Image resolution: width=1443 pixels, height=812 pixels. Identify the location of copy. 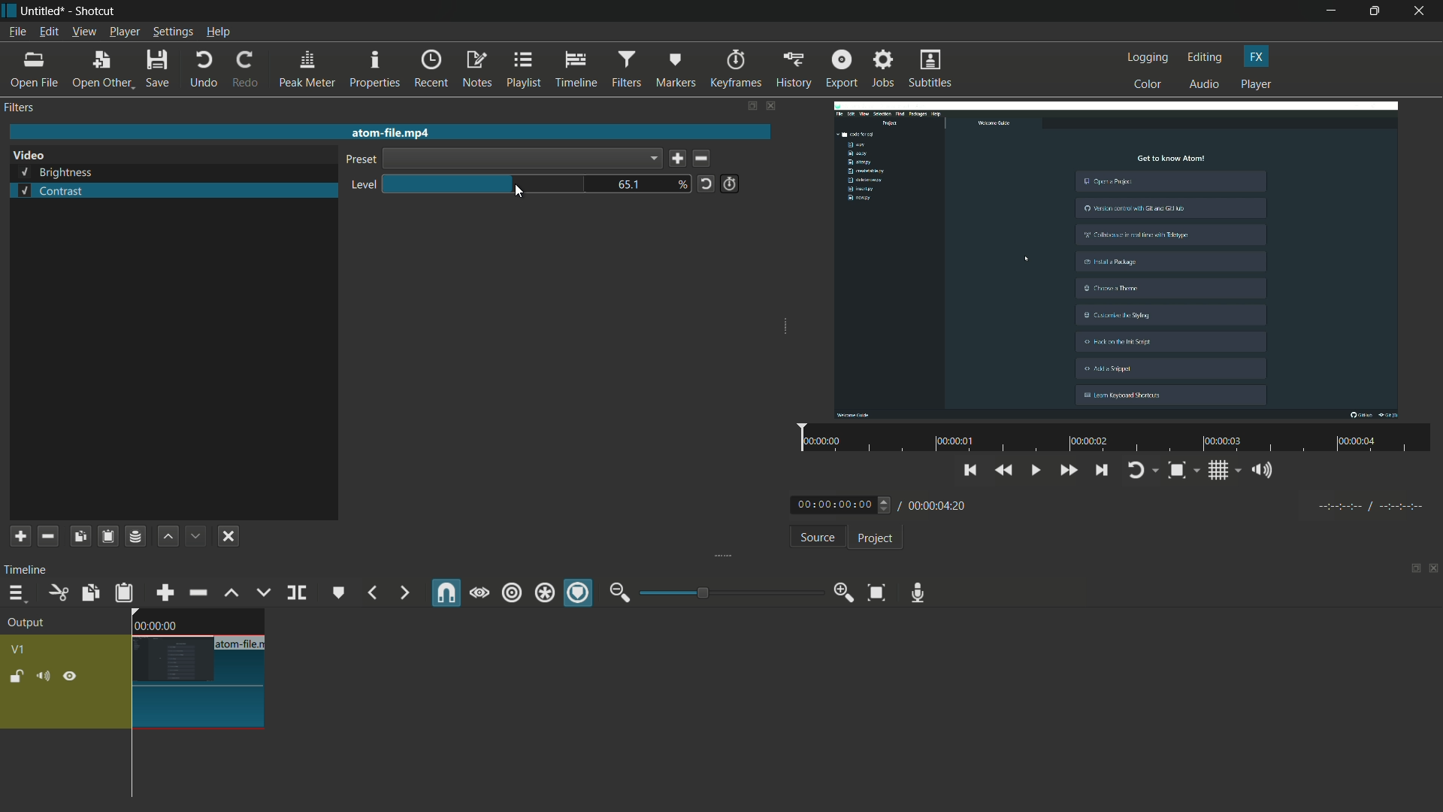
(89, 592).